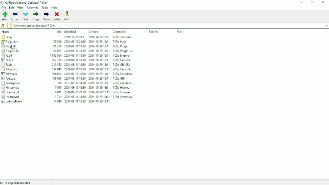 The height and width of the screenshot is (185, 329). What do you see at coordinates (153, 32) in the screenshot?
I see `Folders` at bounding box center [153, 32].